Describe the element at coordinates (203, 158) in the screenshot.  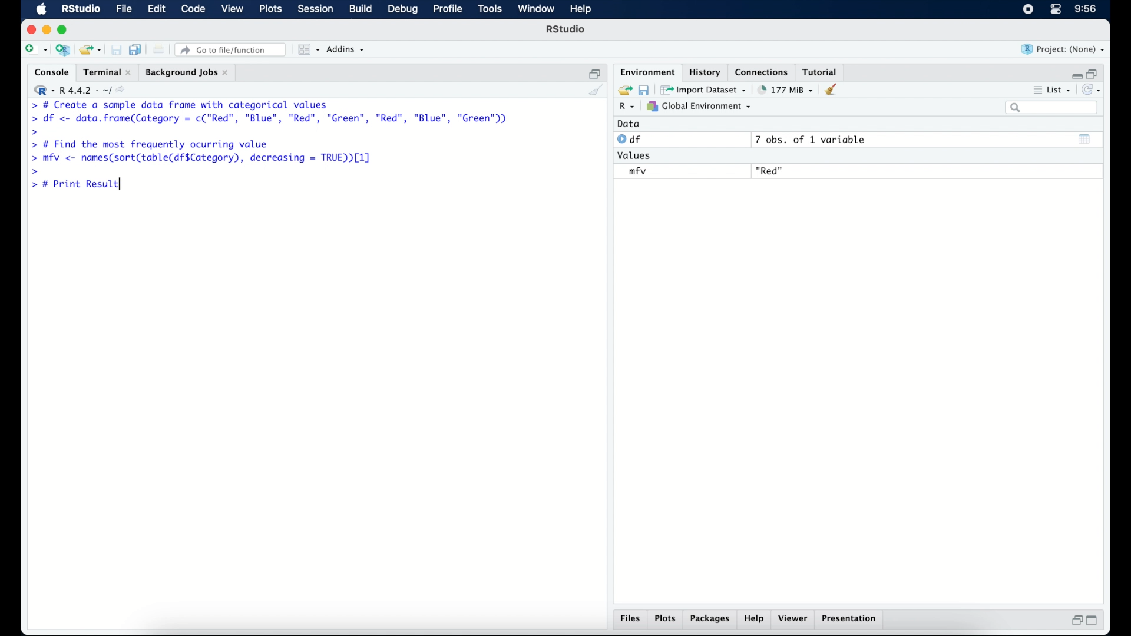
I see `> mfv <- names(sort(table(df$Category), decreasing = TRUE [1]` at that location.